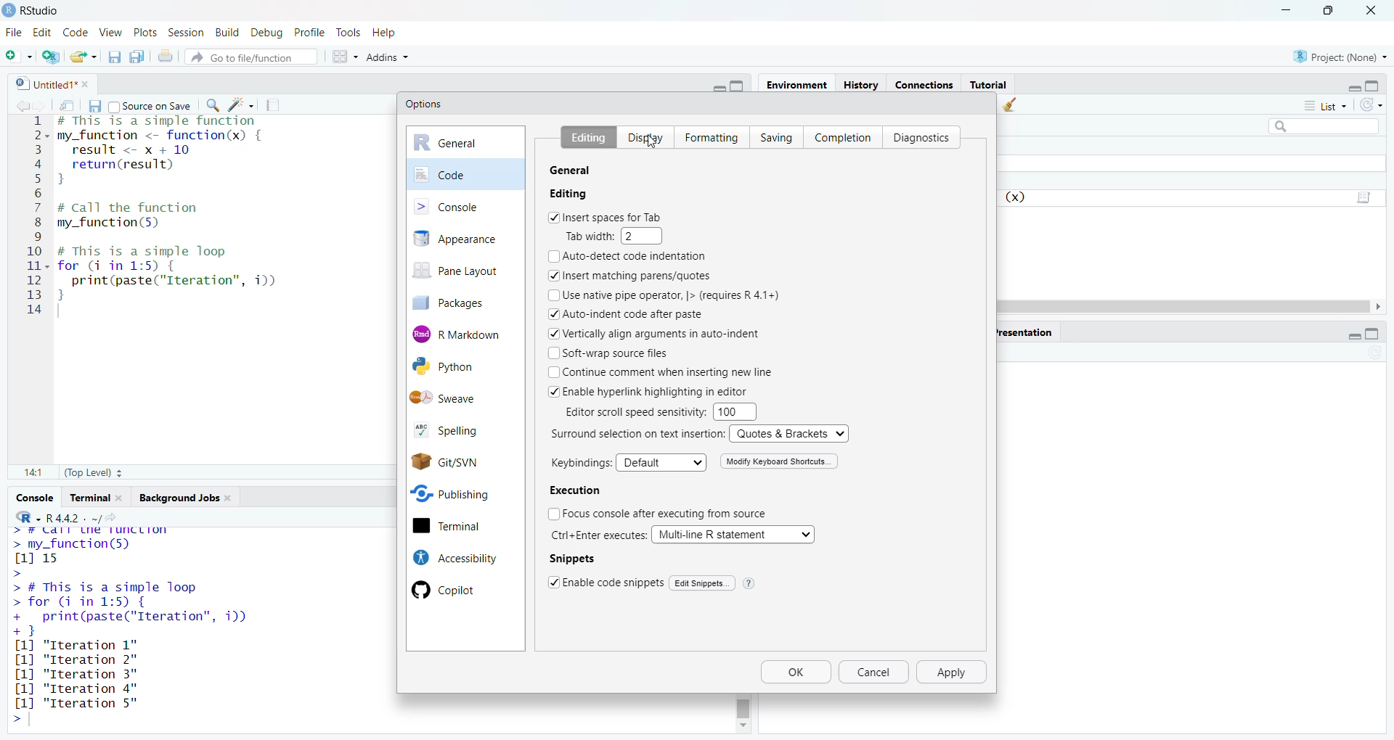 This screenshot has height=740, width=1394. Describe the element at coordinates (84, 55) in the screenshot. I see `open an existing file` at that location.